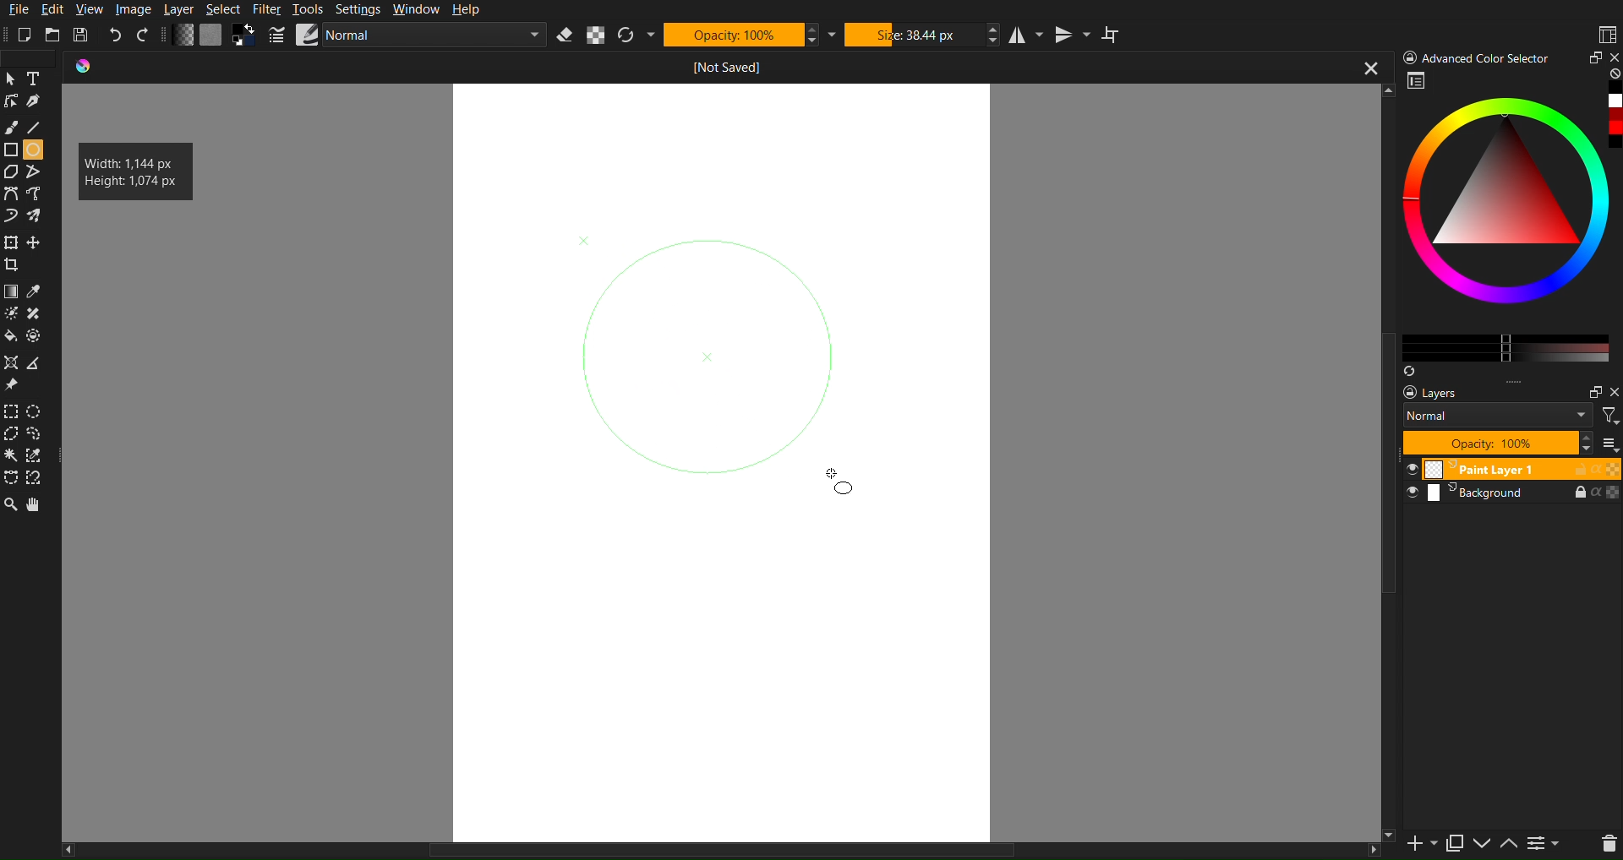  What do you see at coordinates (33, 35) in the screenshot?
I see `New` at bounding box center [33, 35].